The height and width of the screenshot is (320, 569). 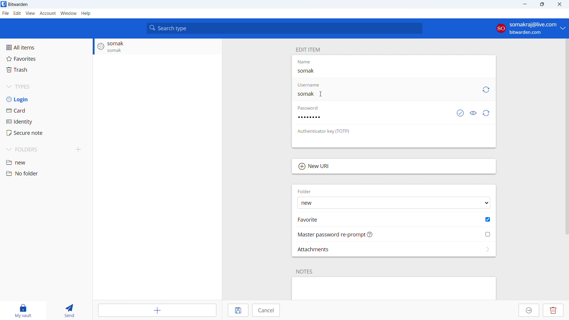 What do you see at coordinates (311, 108) in the screenshot?
I see `password` at bounding box center [311, 108].